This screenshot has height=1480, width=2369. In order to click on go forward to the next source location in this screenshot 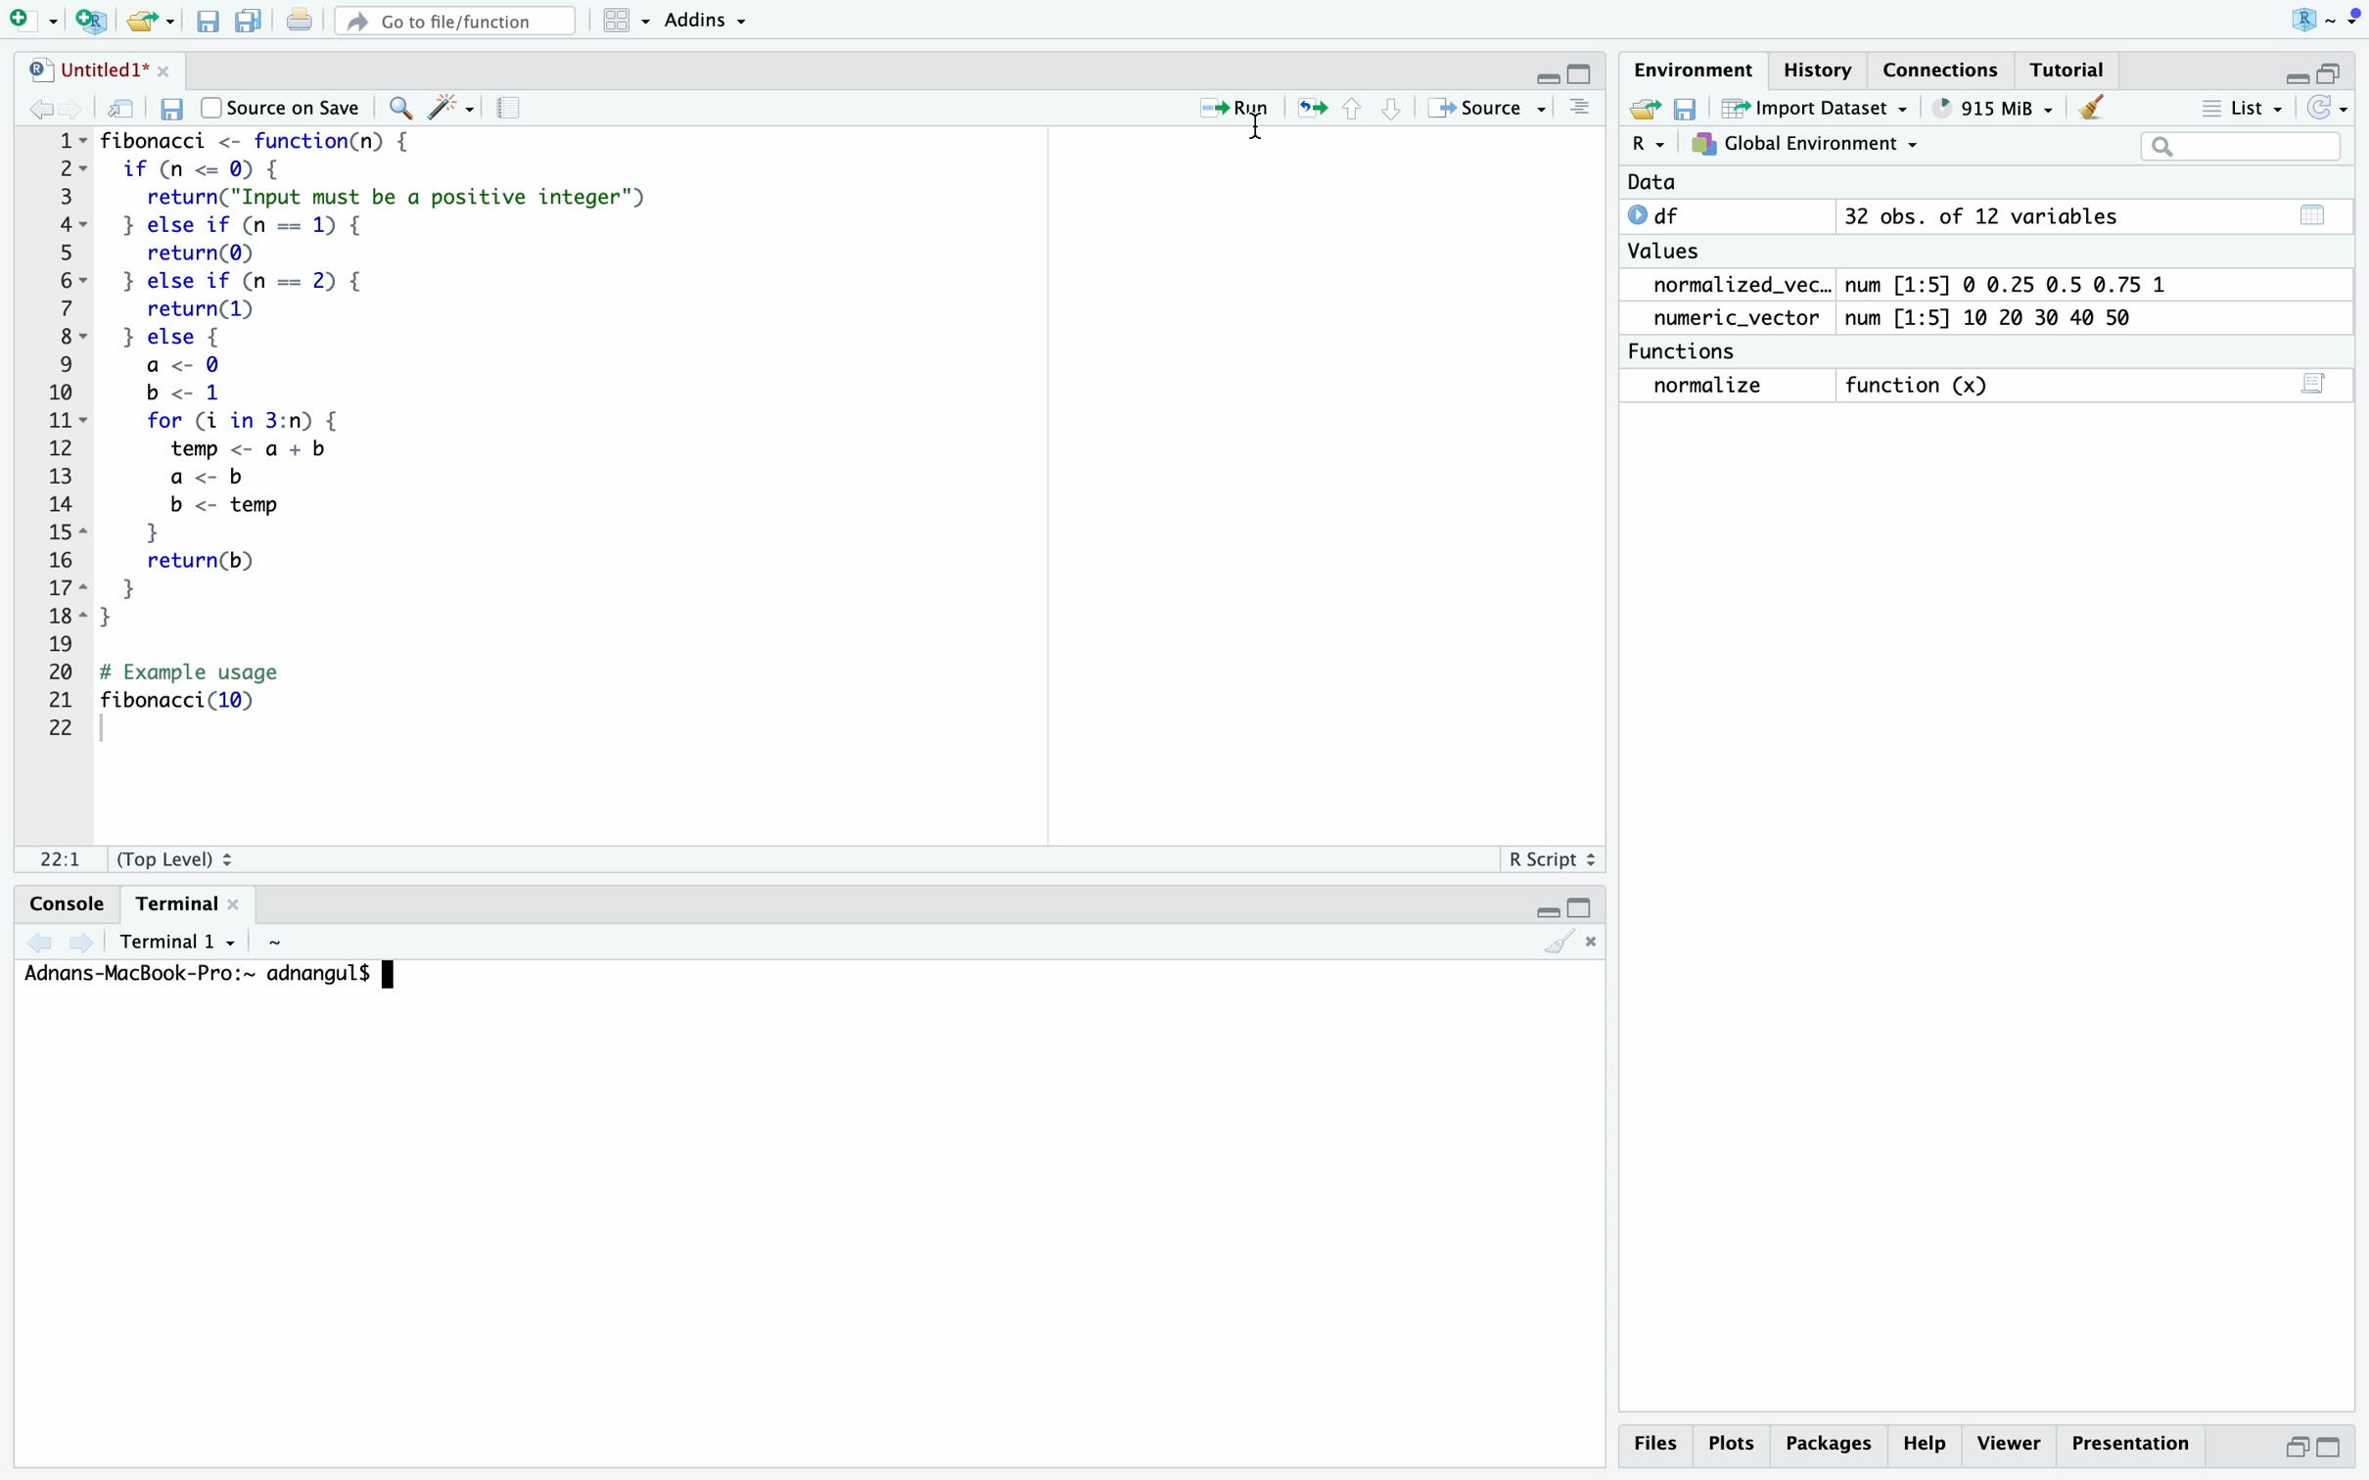, I will do `click(73, 109)`.